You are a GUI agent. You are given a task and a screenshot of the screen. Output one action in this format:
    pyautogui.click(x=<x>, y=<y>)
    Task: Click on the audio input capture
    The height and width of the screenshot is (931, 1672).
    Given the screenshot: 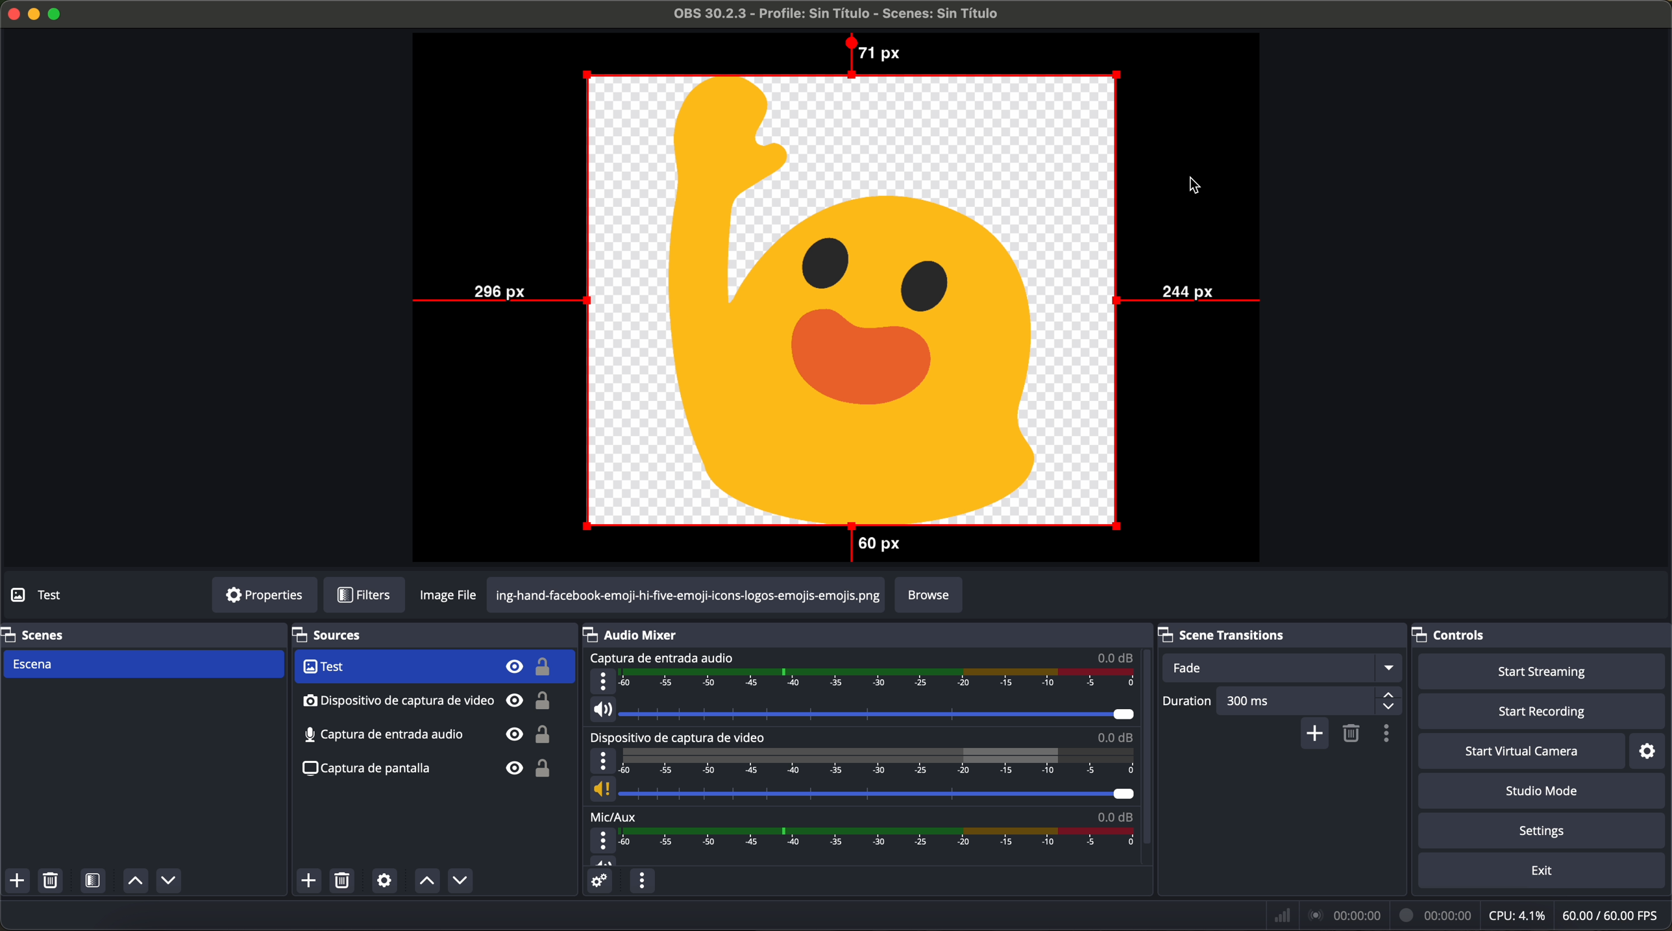 What is the action you would take?
    pyautogui.click(x=428, y=701)
    